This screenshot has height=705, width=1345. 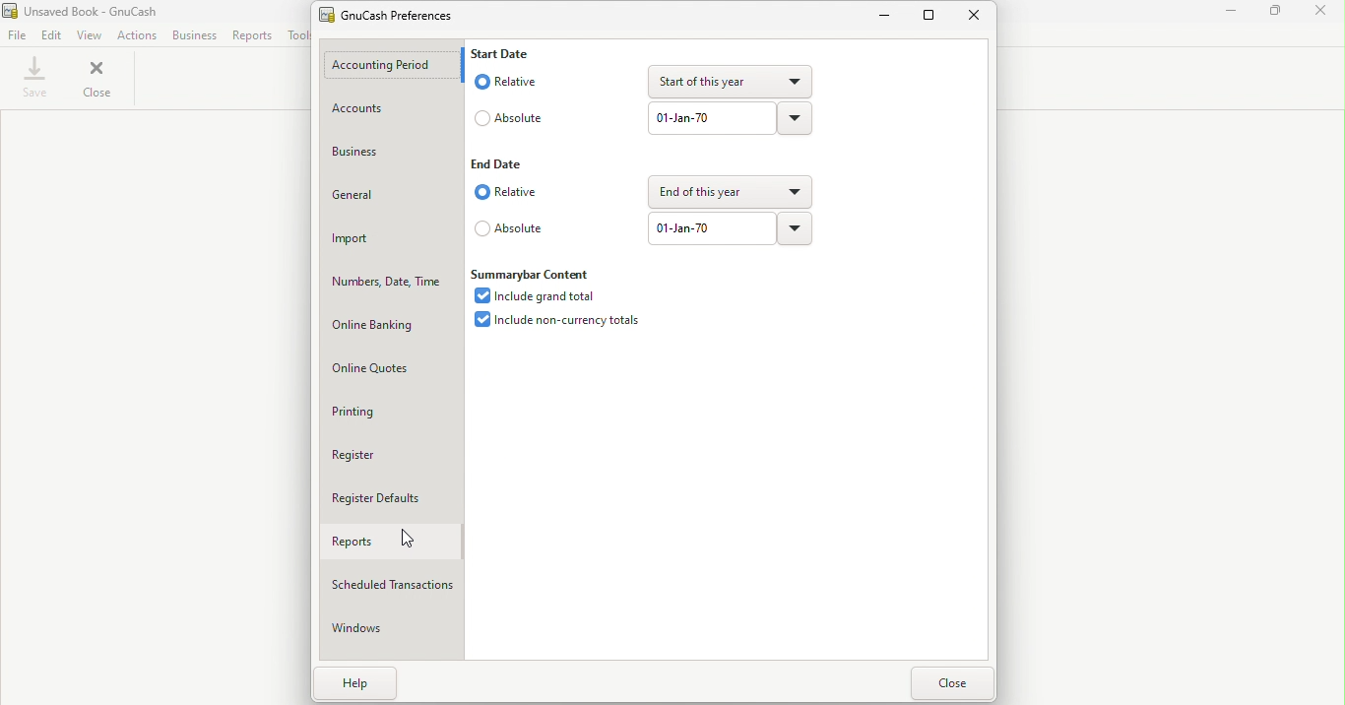 What do you see at coordinates (1281, 13) in the screenshot?
I see `Maximize` at bounding box center [1281, 13].